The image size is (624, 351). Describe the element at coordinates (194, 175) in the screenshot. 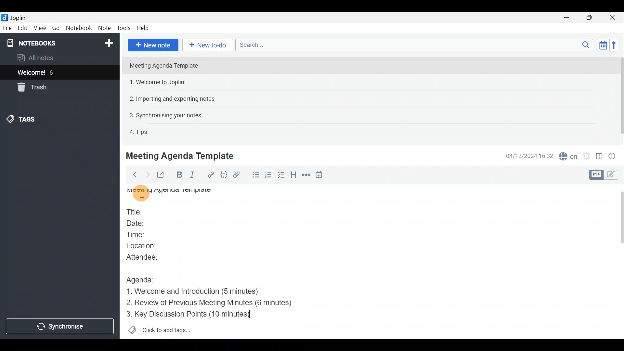

I see `Italic` at that location.